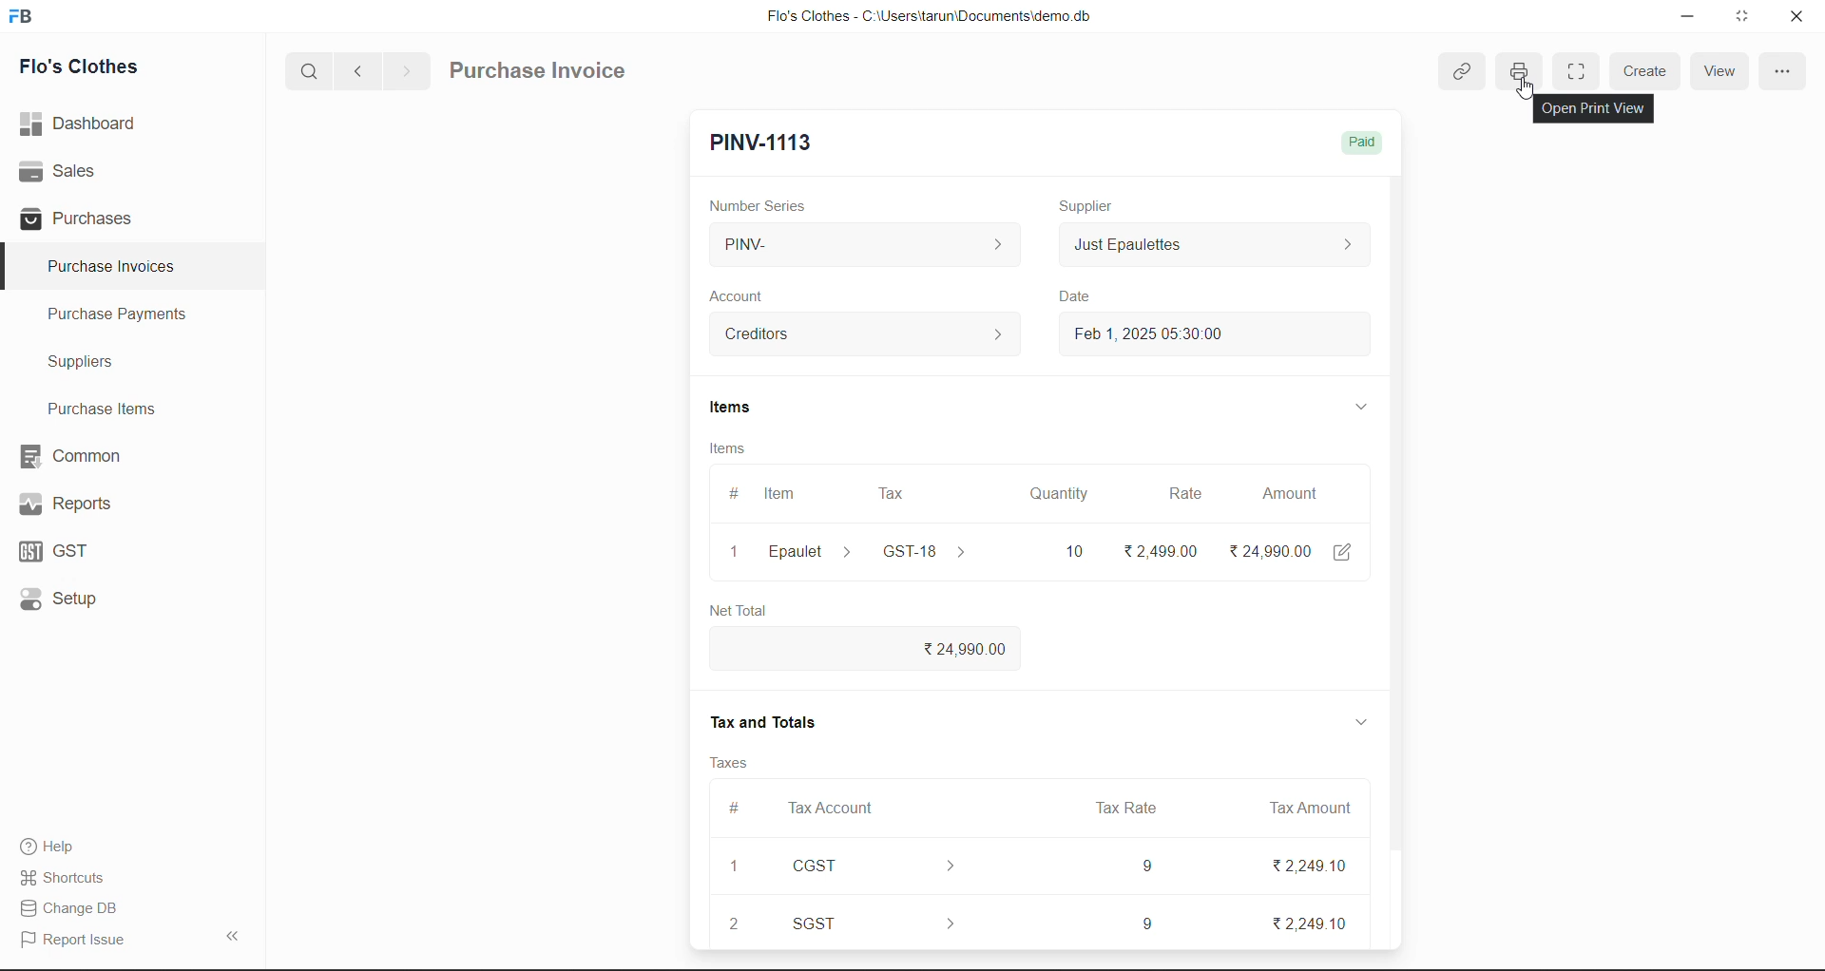  I want to click on print view, so click(1523, 69).